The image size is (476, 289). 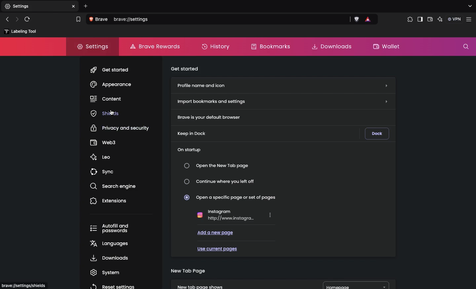 What do you see at coordinates (27, 283) in the screenshot?
I see `brave://settings/shields` at bounding box center [27, 283].